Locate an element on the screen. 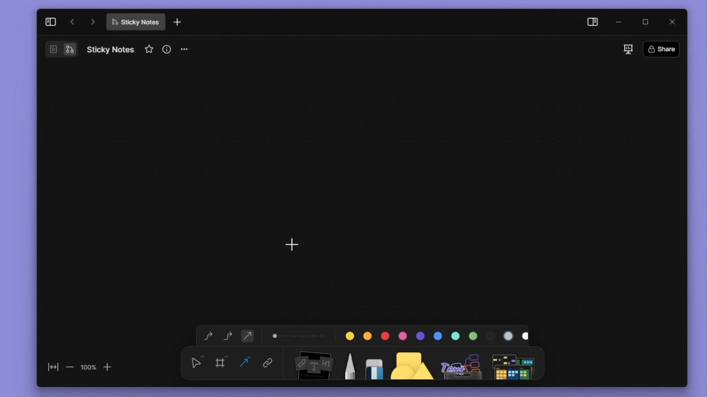 The width and height of the screenshot is (707, 397). select is located at coordinates (197, 362).